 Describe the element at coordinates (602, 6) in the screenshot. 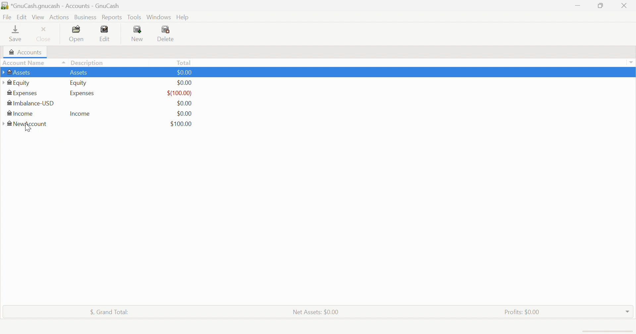

I see `Restore Down` at that location.